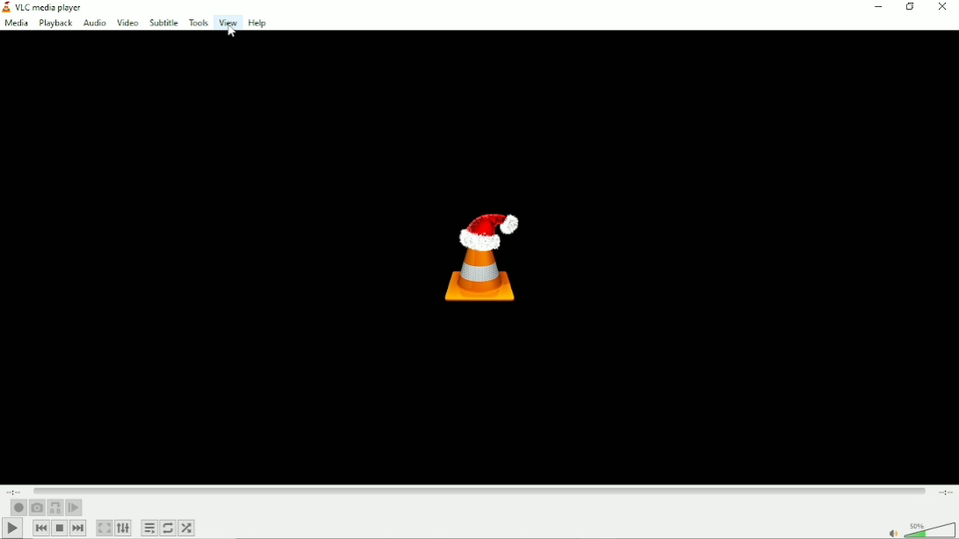 This screenshot has width=959, height=539. Describe the element at coordinates (127, 22) in the screenshot. I see `Video` at that location.